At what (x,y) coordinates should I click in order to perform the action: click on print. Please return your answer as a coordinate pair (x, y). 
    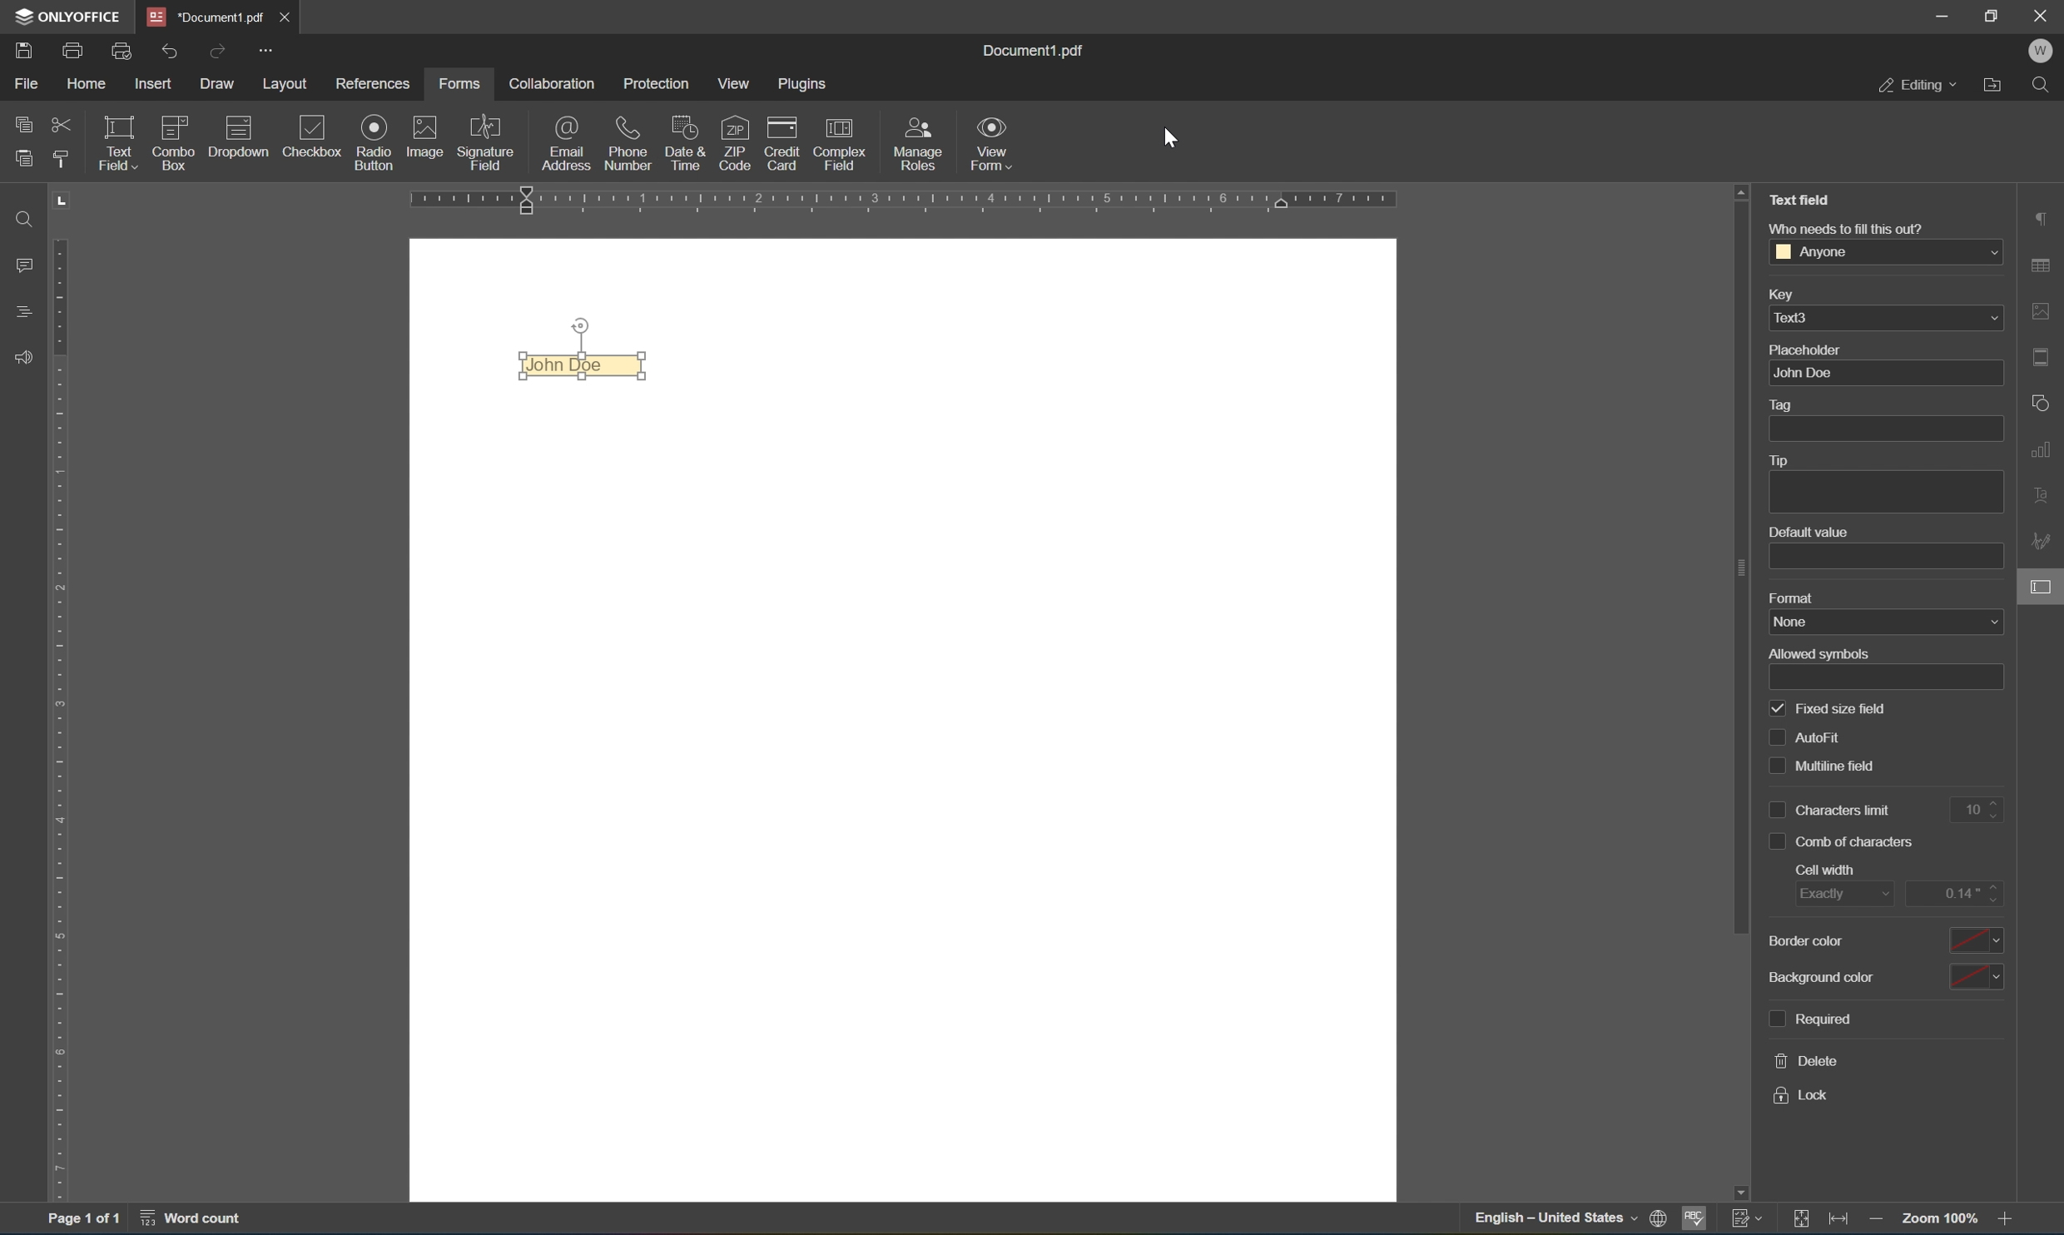
    Looking at the image, I should click on (72, 47).